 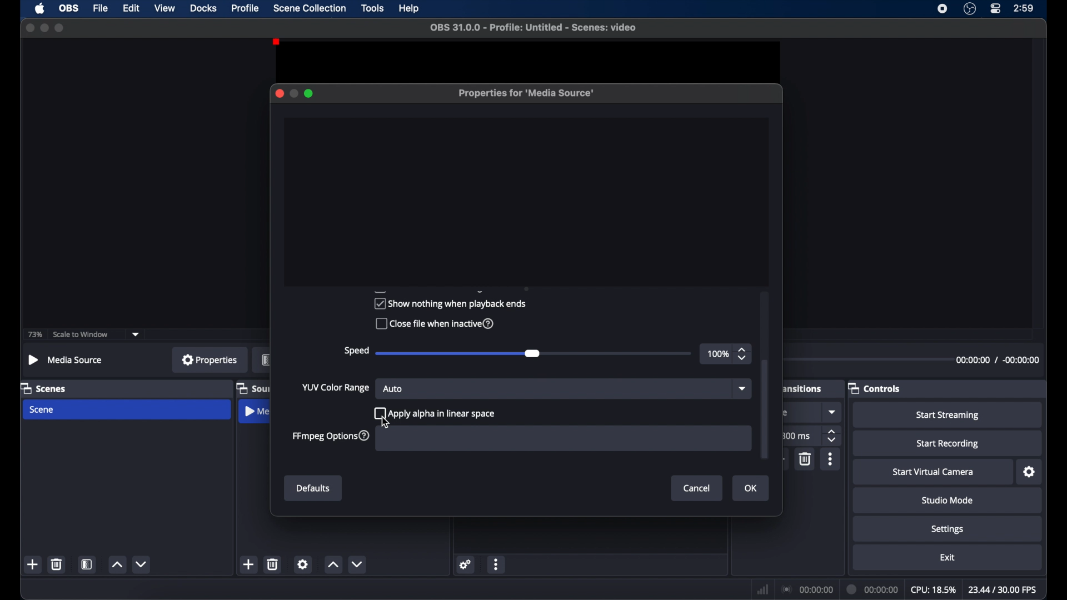 What do you see at coordinates (142, 564) in the screenshot?
I see `decrement` at bounding box center [142, 564].